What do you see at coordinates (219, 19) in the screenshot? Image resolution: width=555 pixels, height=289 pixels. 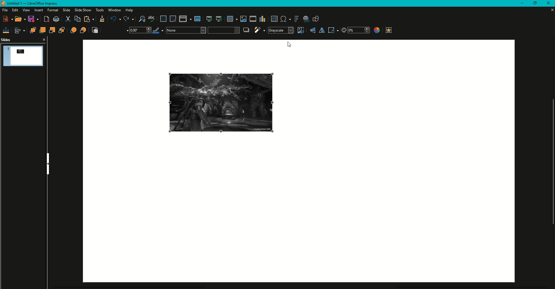 I see `Current Slide` at bounding box center [219, 19].